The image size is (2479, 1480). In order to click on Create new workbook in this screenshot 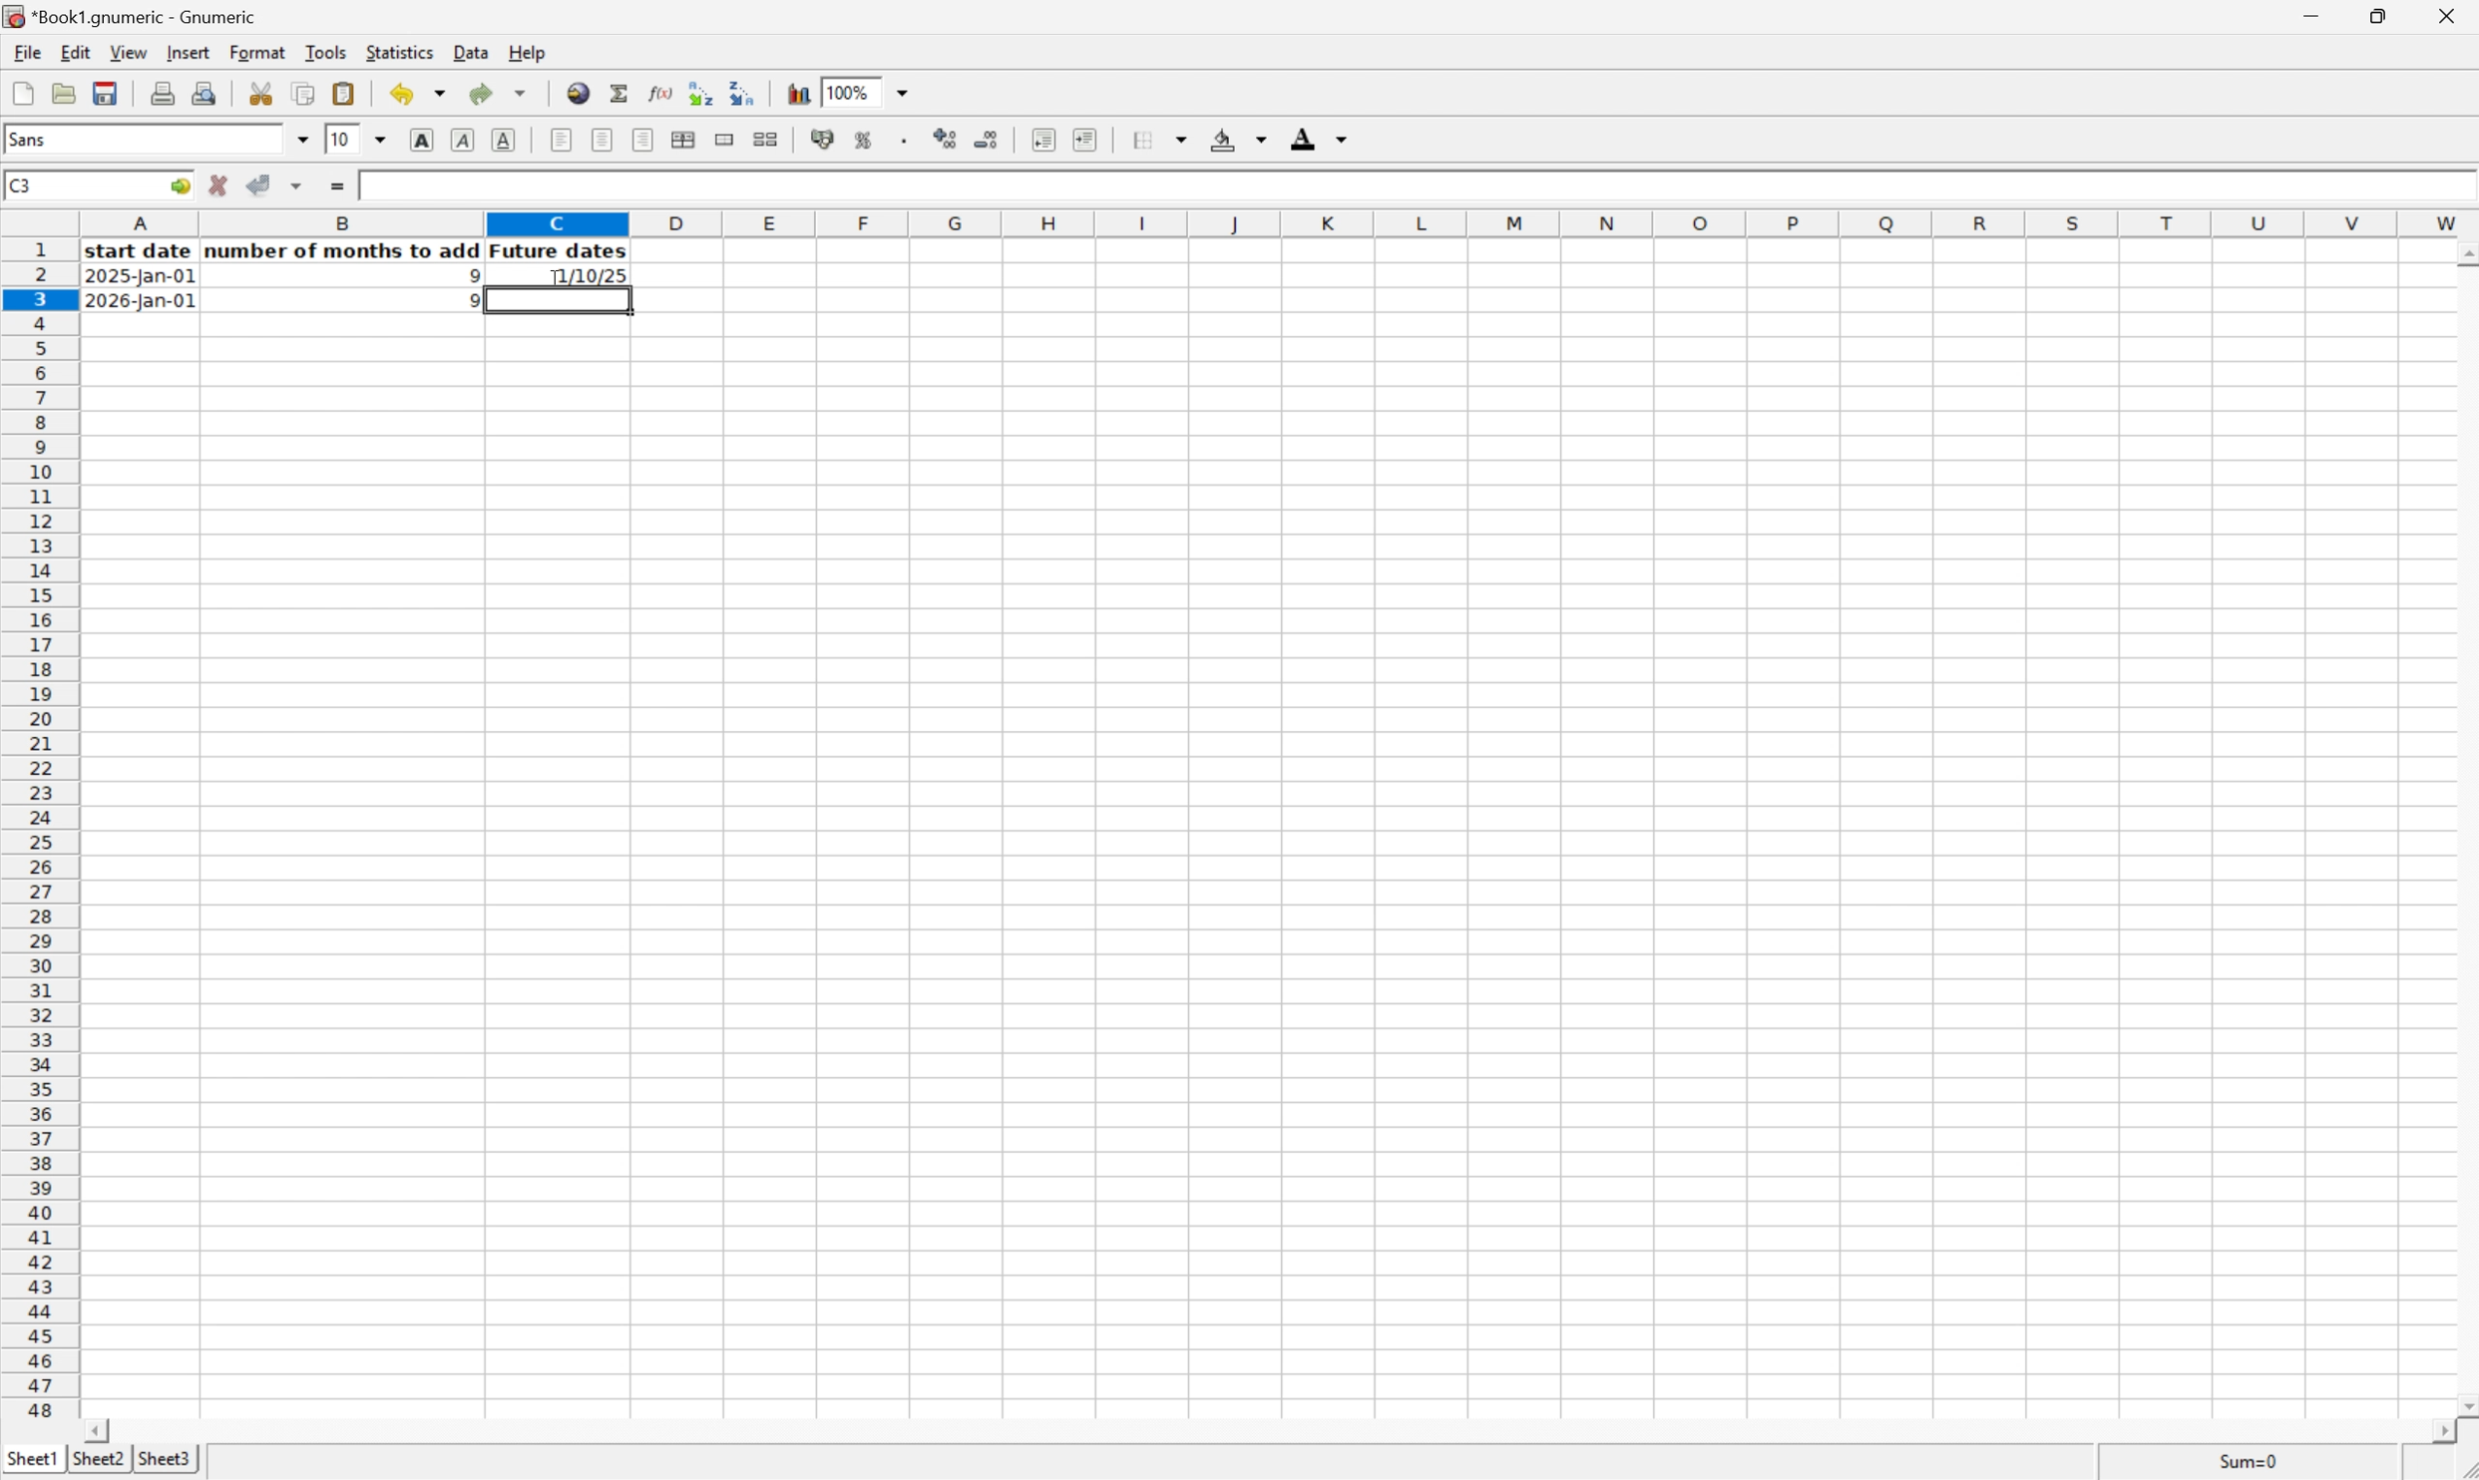, I will do `click(22, 93)`.